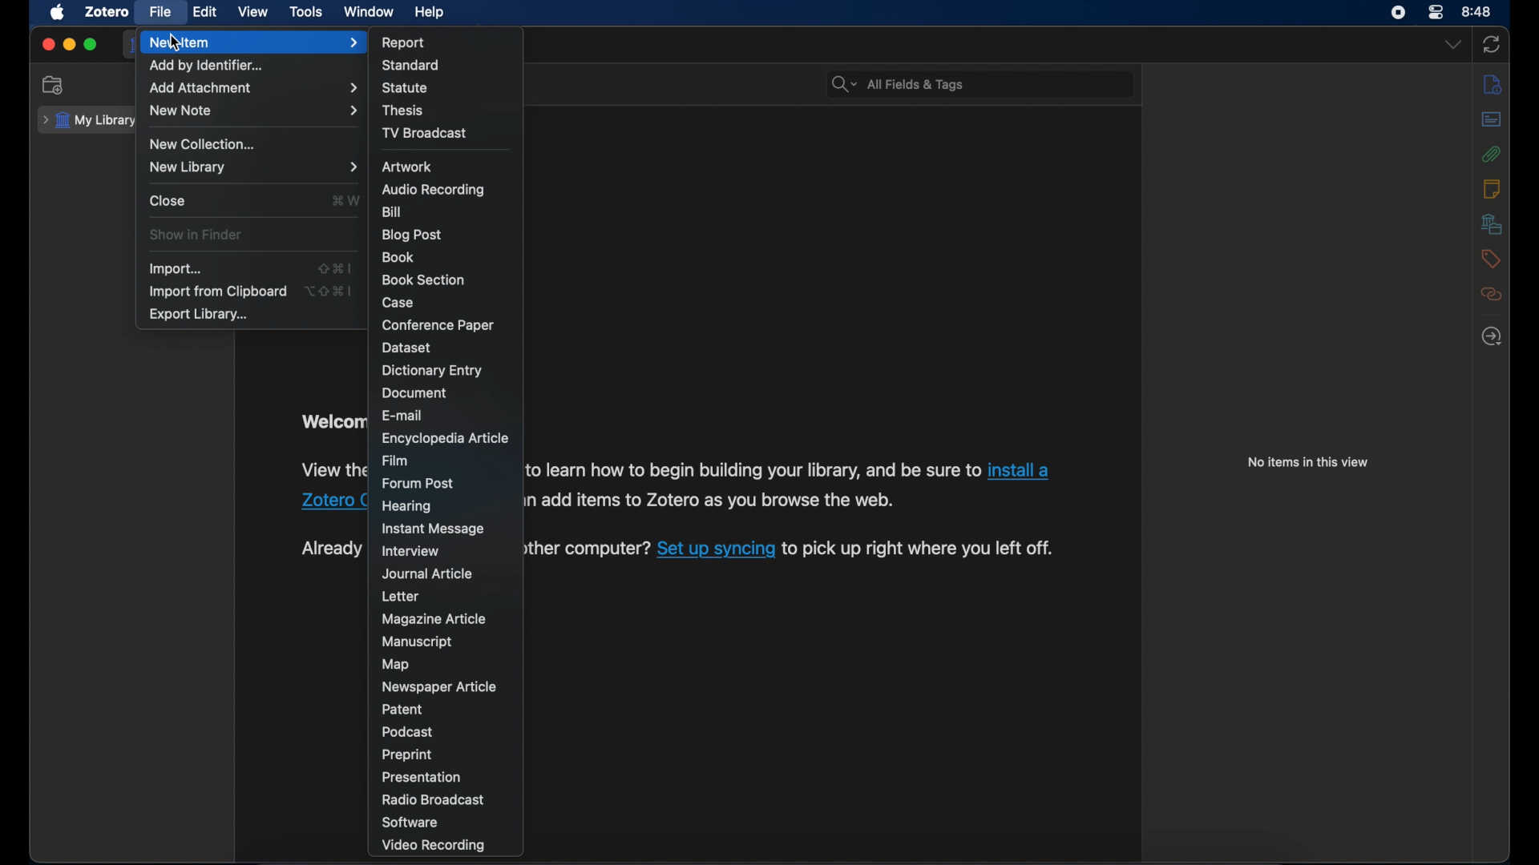 This screenshot has width=1539, height=865. Describe the element at coordinates (436, 619) in the screenshot. I see `magazine article` at that location.